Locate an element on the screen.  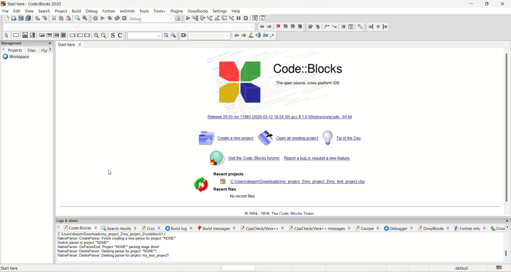
zoom out is located at coordinates (104, 35).